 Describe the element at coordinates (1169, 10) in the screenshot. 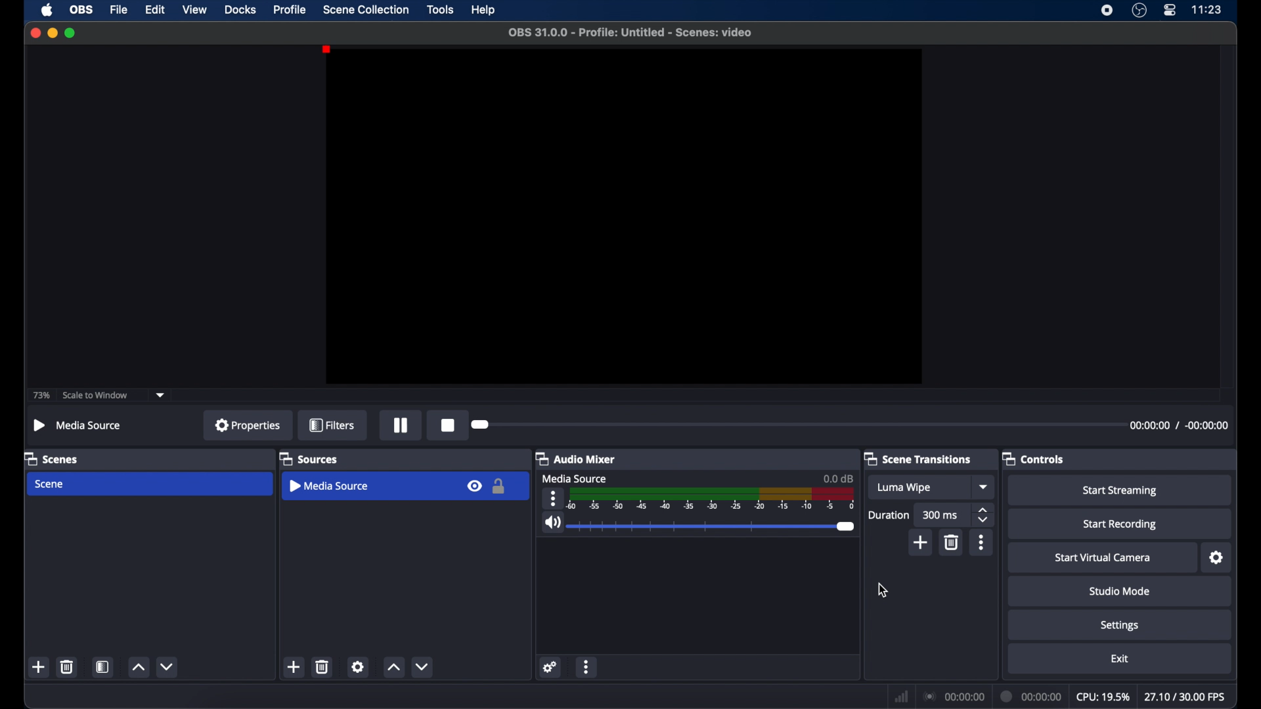

I see `control center` at that location.